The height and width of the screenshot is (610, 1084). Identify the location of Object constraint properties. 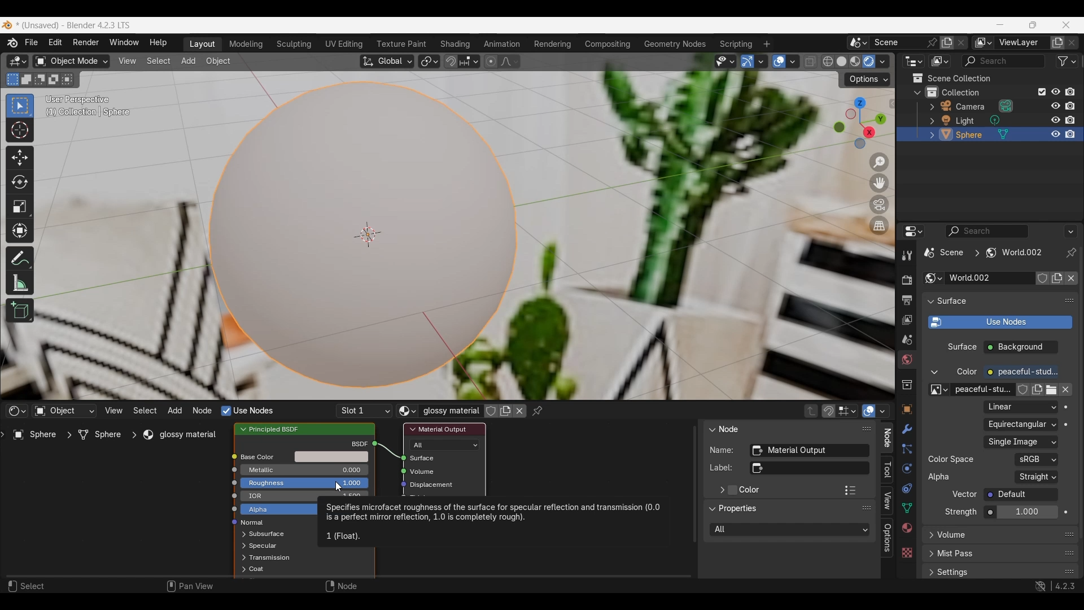
(906, 488).